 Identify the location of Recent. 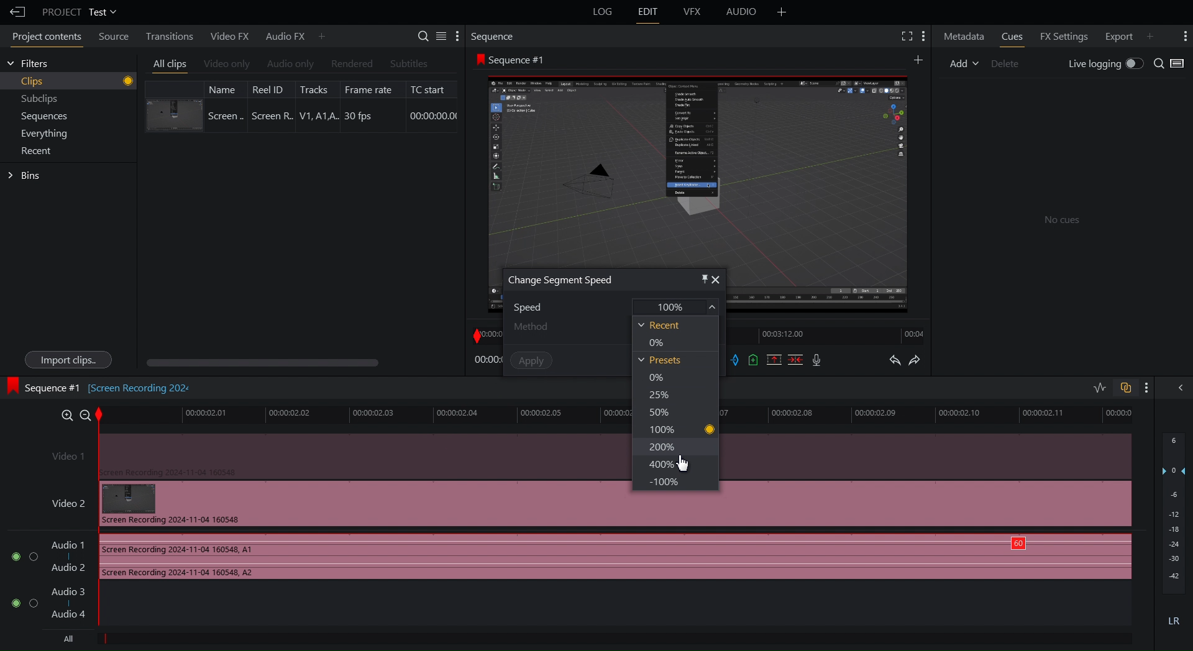
(659, 325).